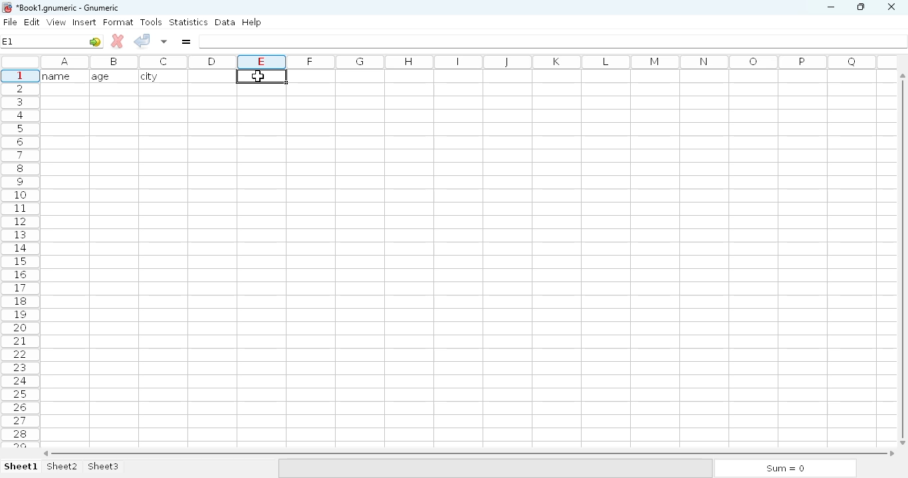 The width and height of the screenshot is (908, 478). I want to click on sheet1, so click(21, 467).